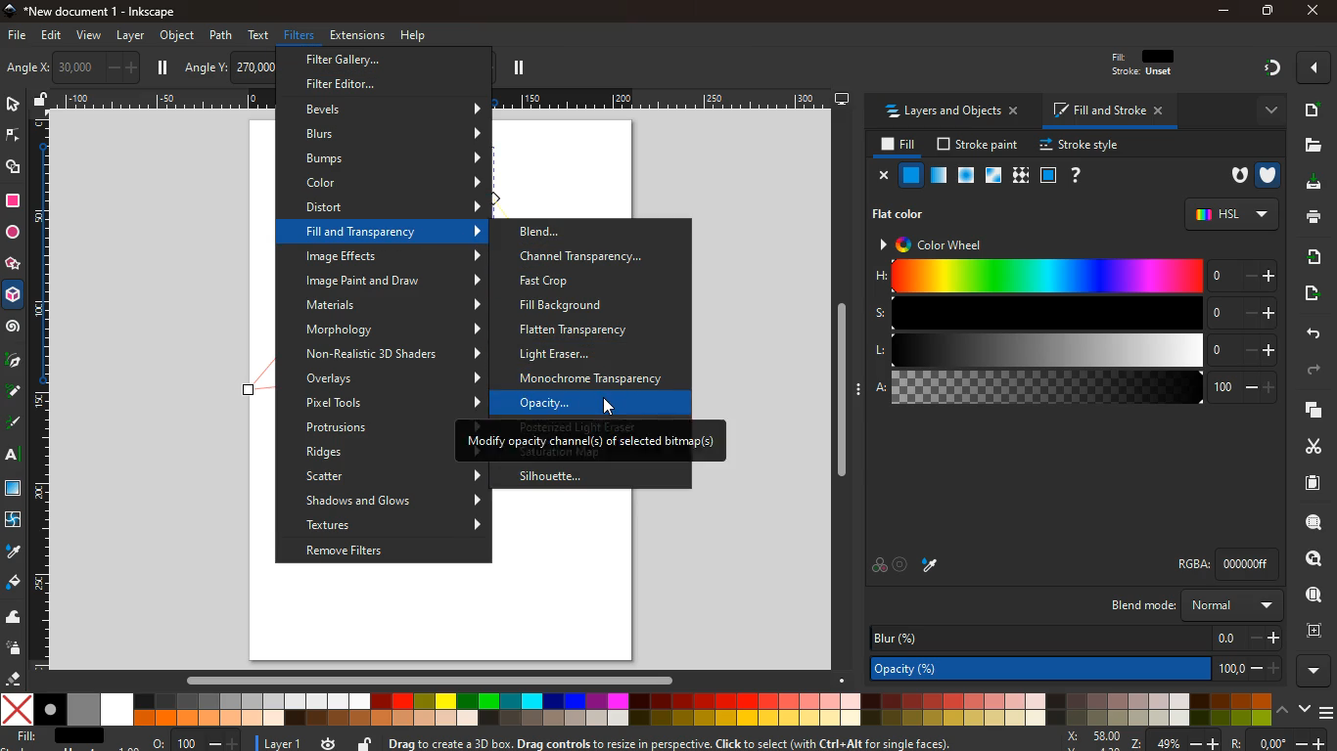  What do you see at coordinates (896, 145) in the screenshot?
I see `fill` at bounding box center [896, 145].